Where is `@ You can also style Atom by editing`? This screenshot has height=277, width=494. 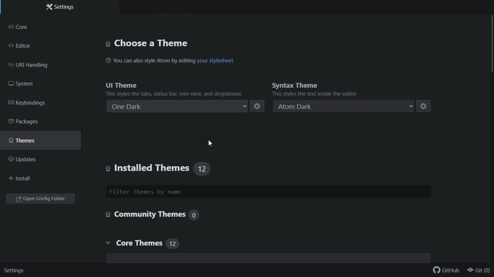 @ You can also style Atom by editing is located at coordinates (150, 61).